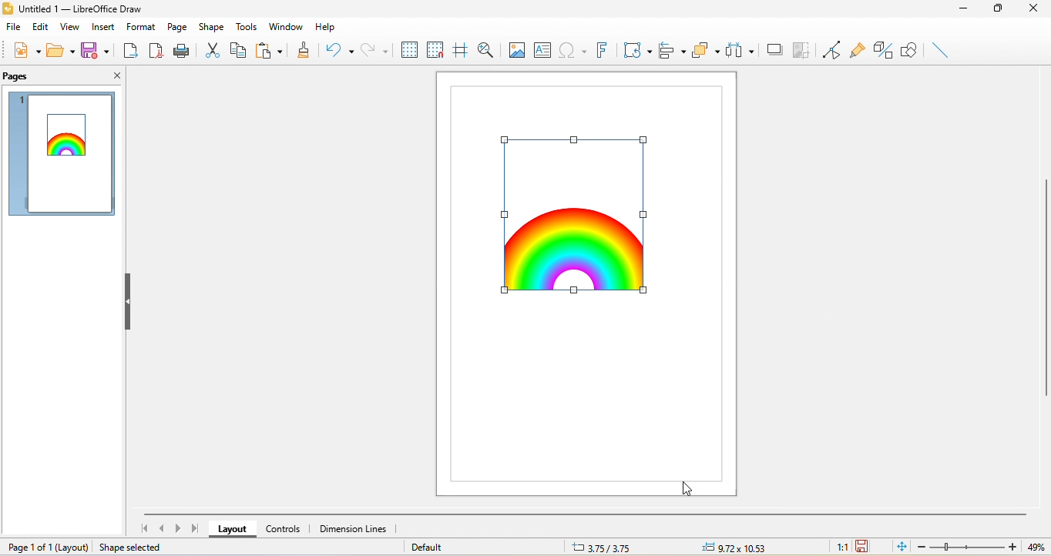 Image resolution: width=1051 pixels, height=556 pixels. Describe the element at coordinates (436, 50) in the screenshot. I see `snap to grids` at that location.